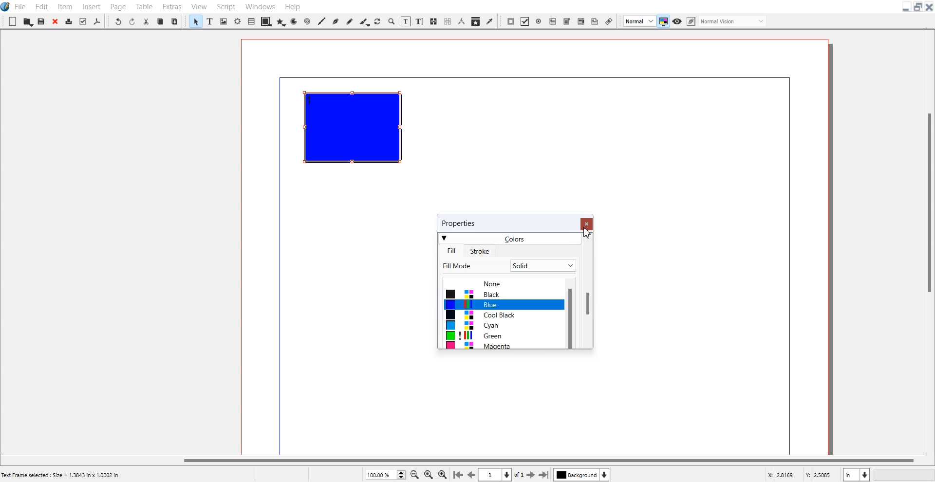 The height and width of the screenshot is (482, 935). Describe the element at coordinates (857, 474) in the screenshot. I see `Measurement in inches` at that location.